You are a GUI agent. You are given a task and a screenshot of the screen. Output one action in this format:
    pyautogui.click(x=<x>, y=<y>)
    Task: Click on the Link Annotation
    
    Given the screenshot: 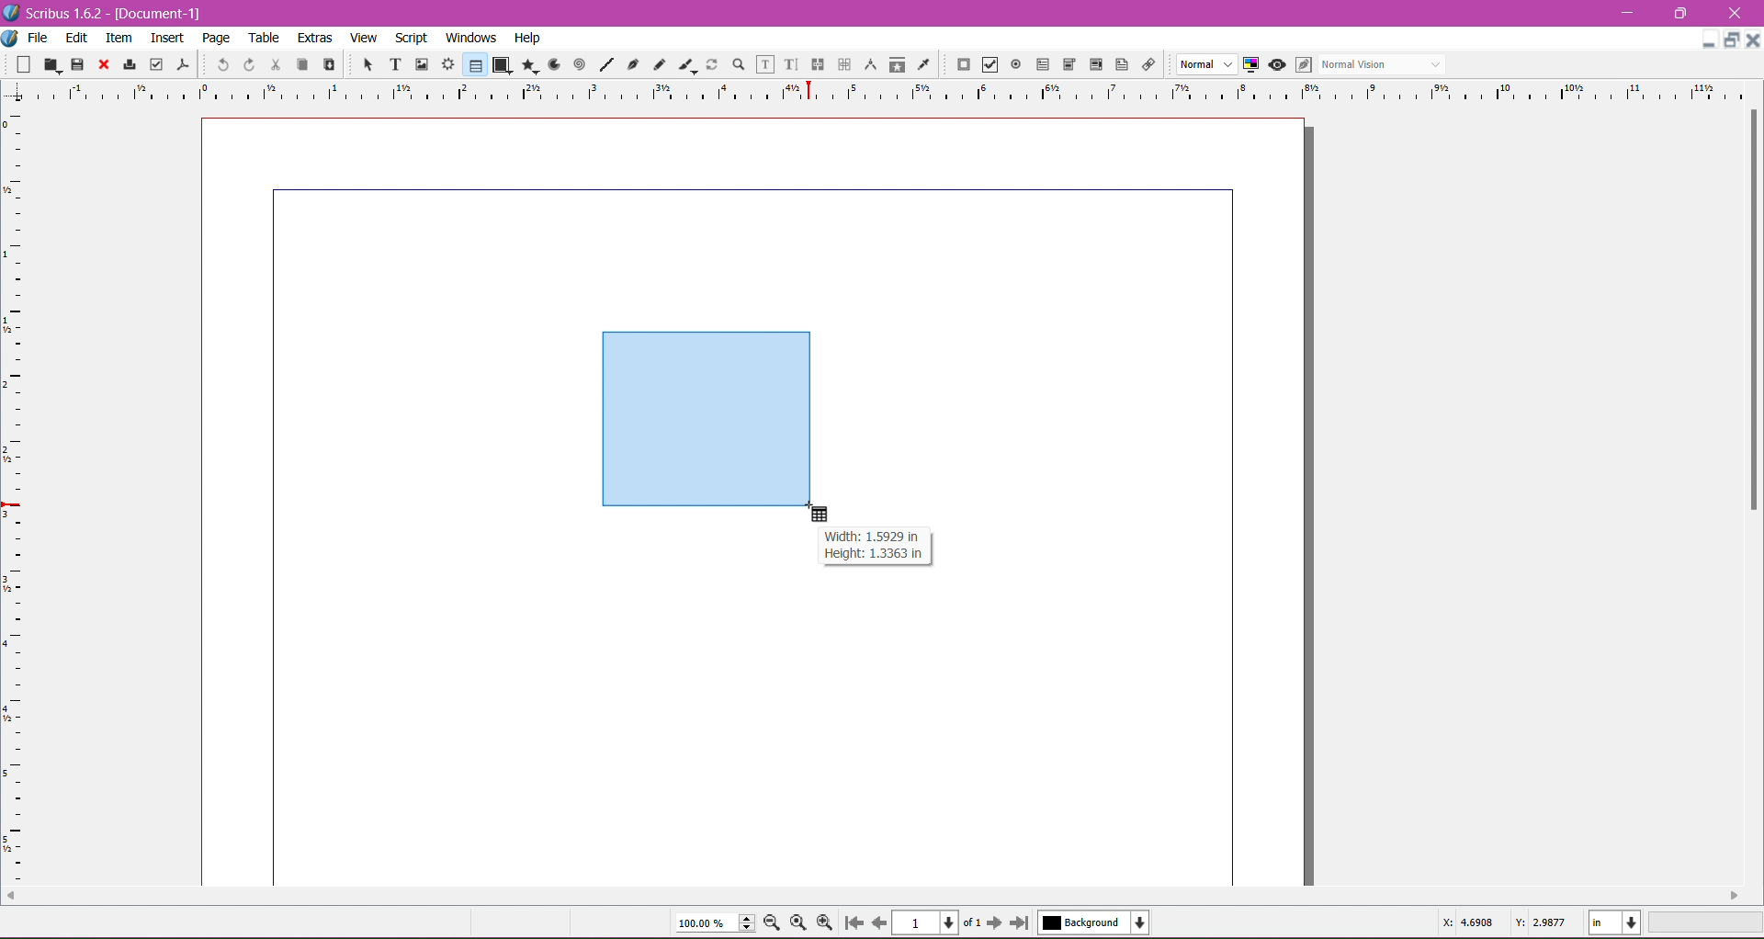 What is the action you would take?
    pyautogui.click(x=1146, y=63)
    